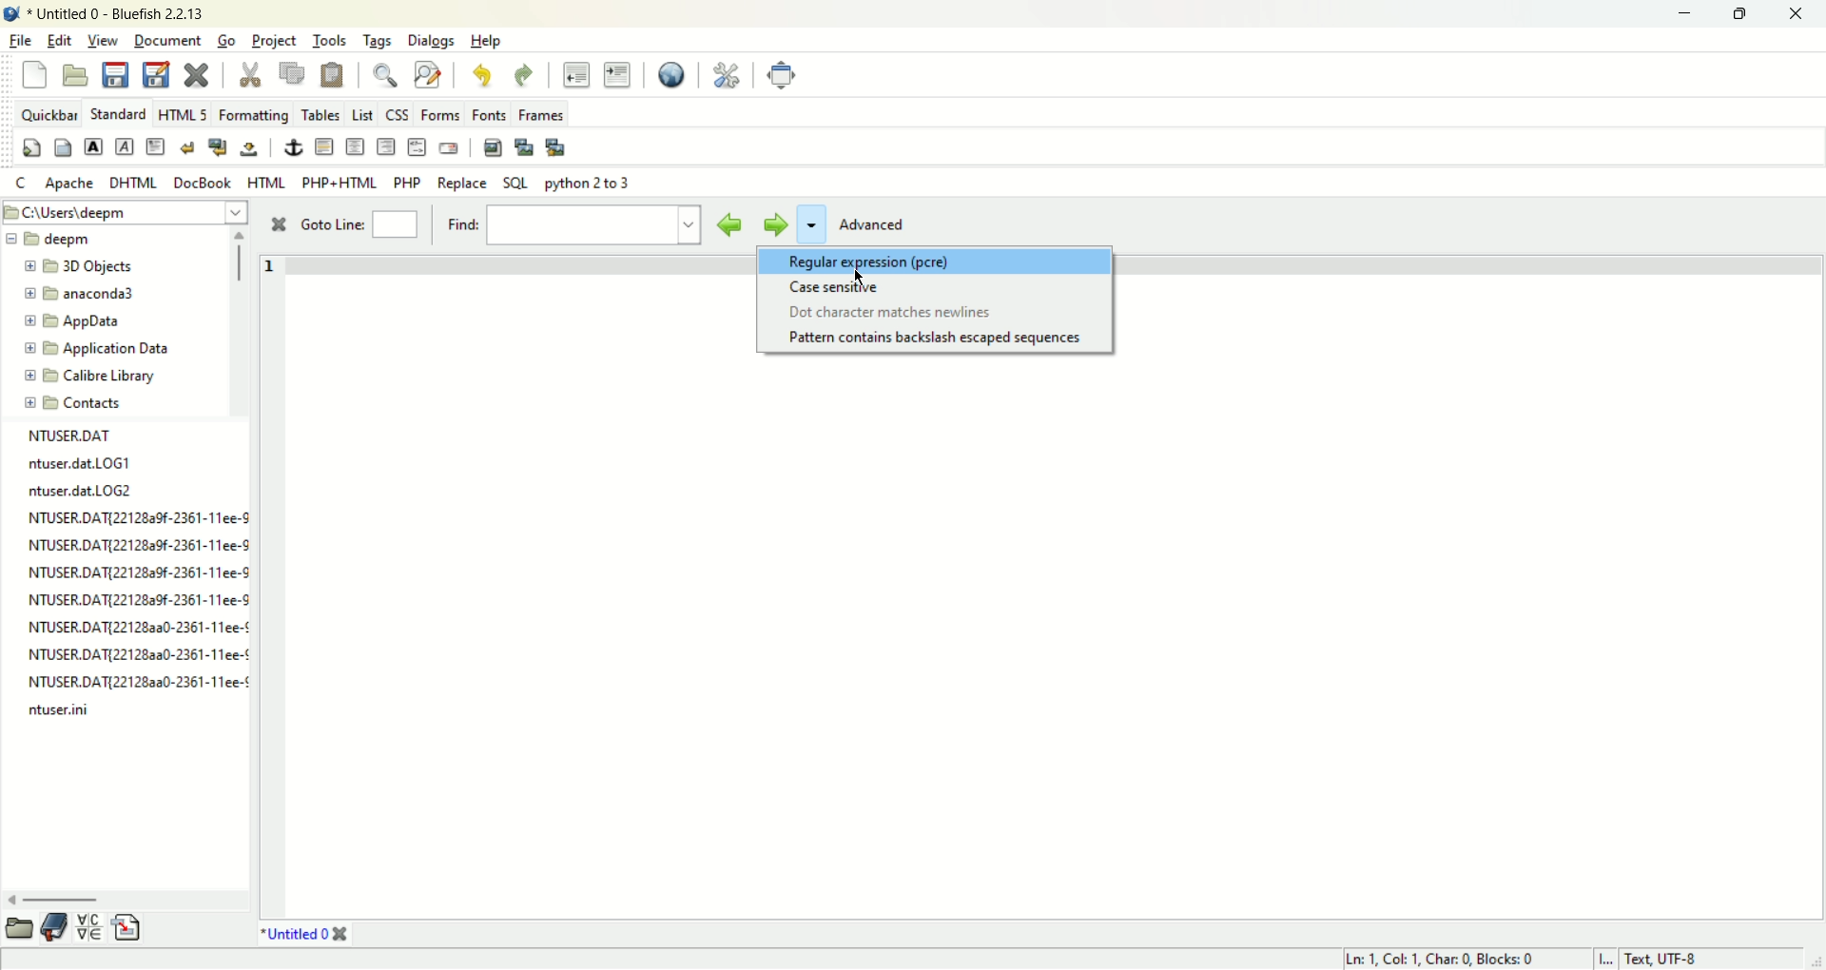 This screenshot has height=970, width=1826. What do you see at coordinates (478, 74) in the screenshot?
I see `undo` at bounding box center [478, 74].